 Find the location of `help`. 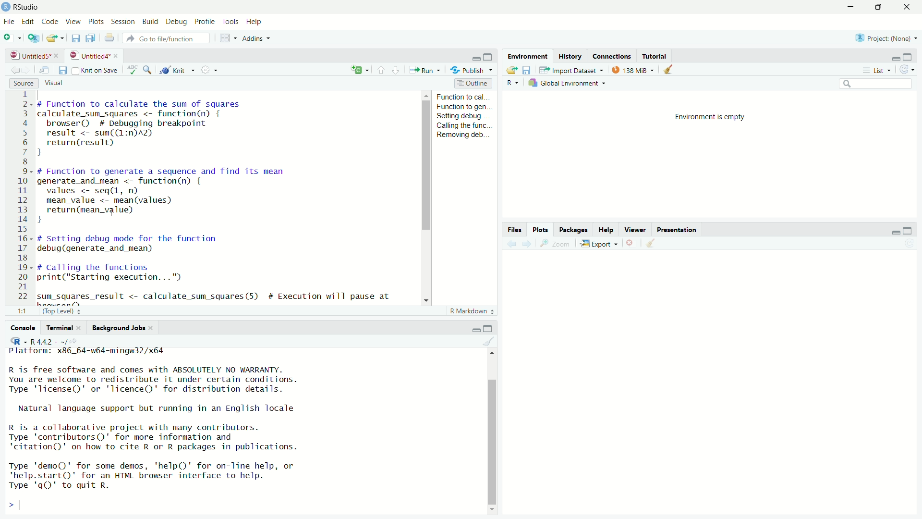

help is located at coordinates (607, 230).